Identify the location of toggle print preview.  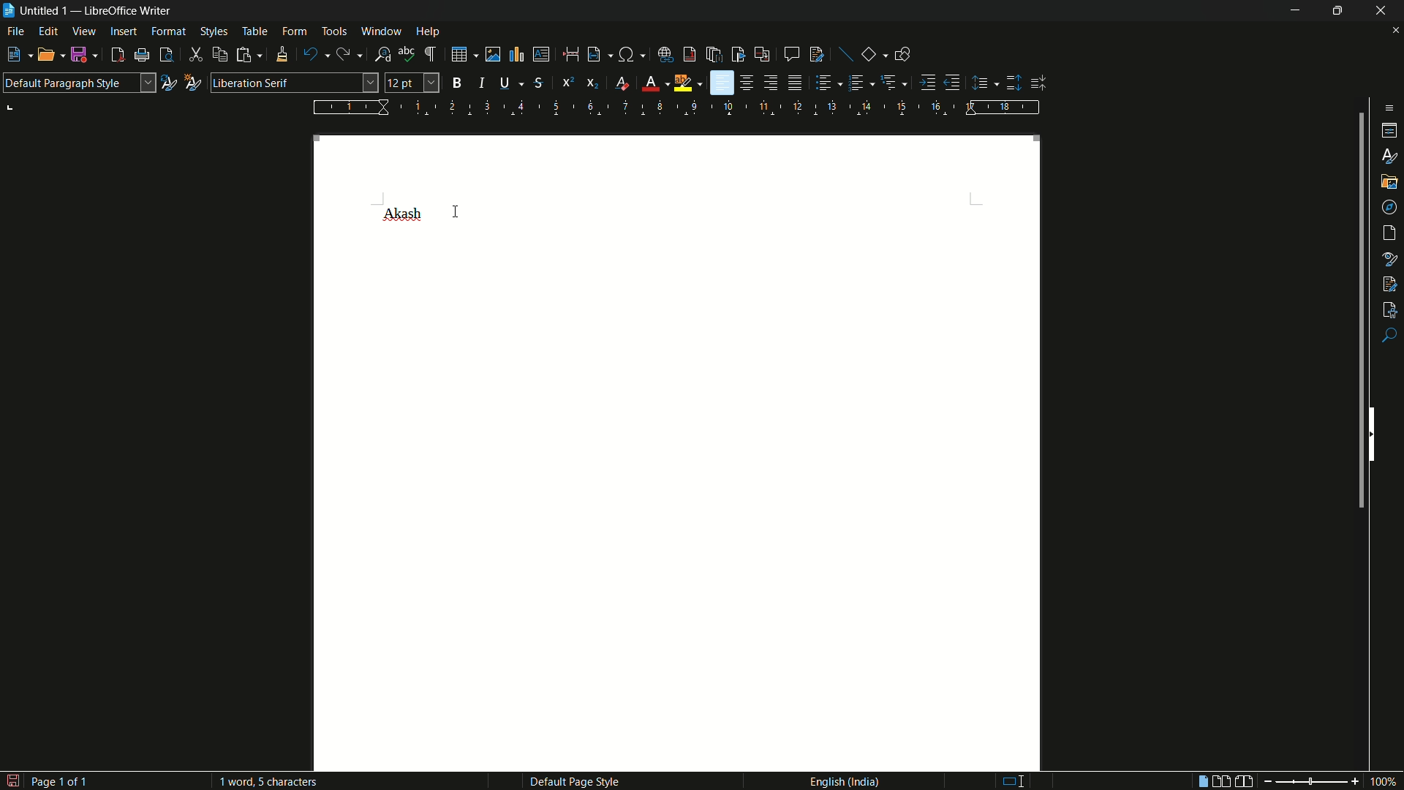
(167, 55).